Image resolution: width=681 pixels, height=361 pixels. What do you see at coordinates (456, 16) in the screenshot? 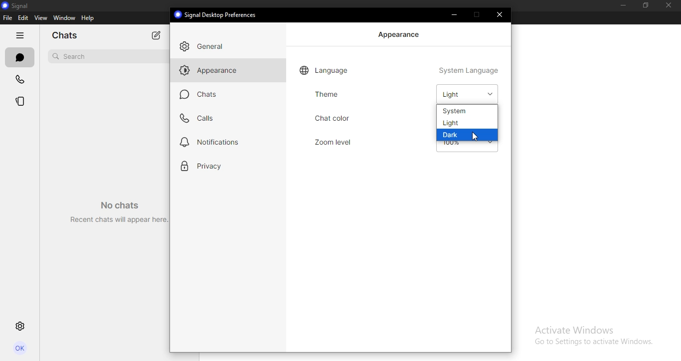
I see `minimize` at bounding box center [456, 16].